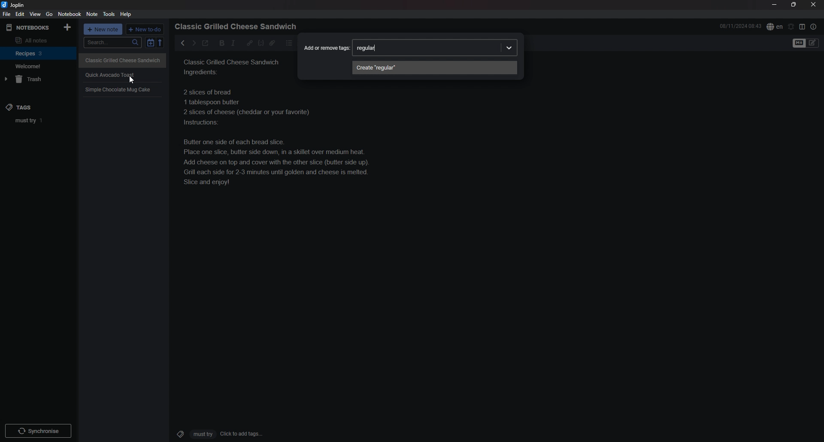  What do you see at coordinates (740, 26) in the screenshot?
I see `time` at bounding box center [740, 26].